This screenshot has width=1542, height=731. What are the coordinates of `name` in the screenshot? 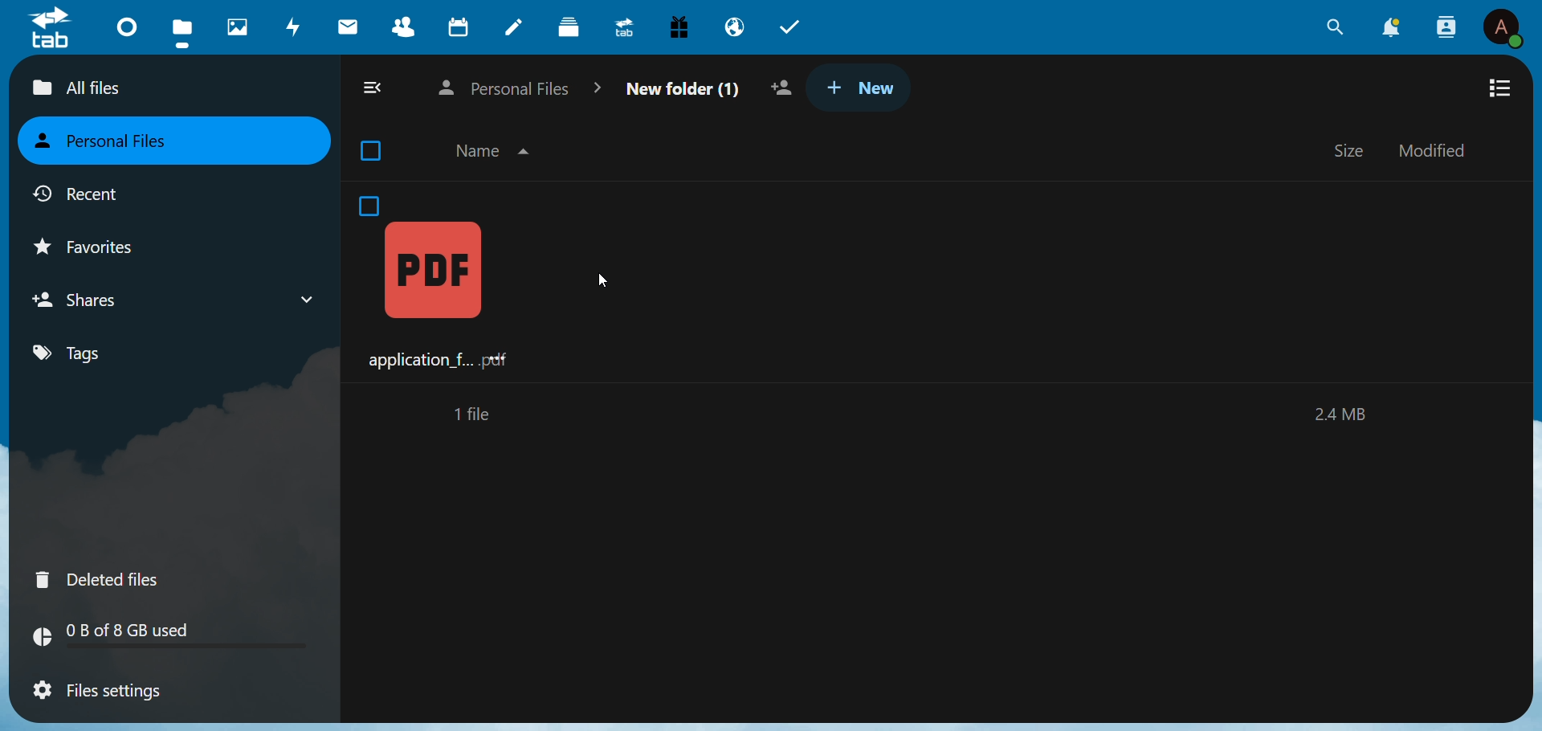 It's located at (497, 152).